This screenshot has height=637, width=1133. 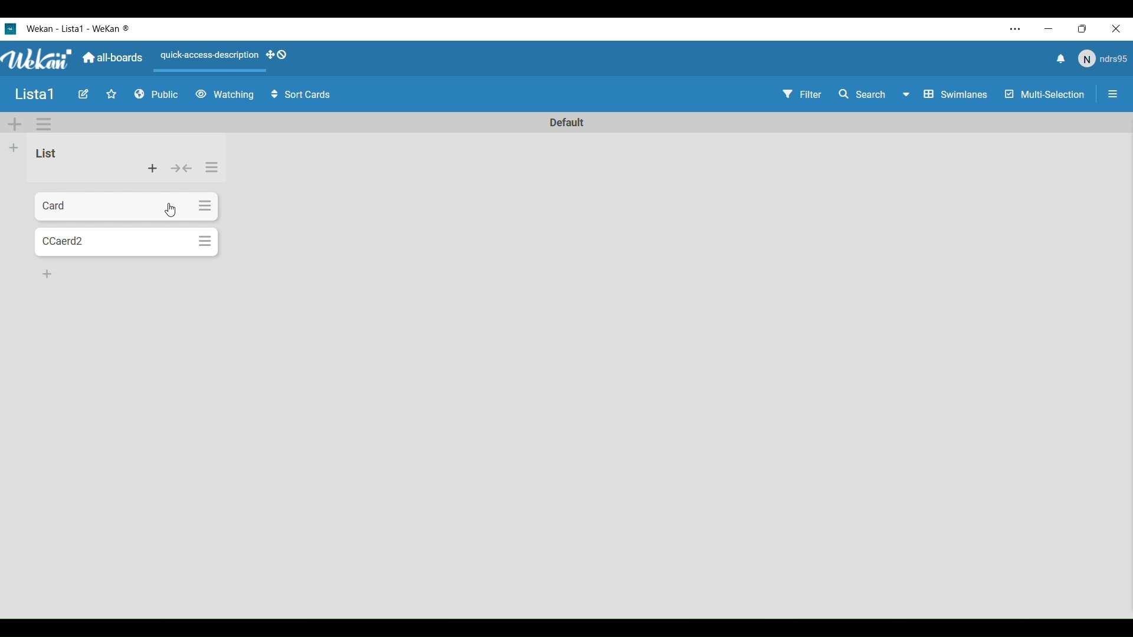 What do you see at coordinates (1111, 96) in the screenshot?
I see `Option` at bounding box center [1111, 96].